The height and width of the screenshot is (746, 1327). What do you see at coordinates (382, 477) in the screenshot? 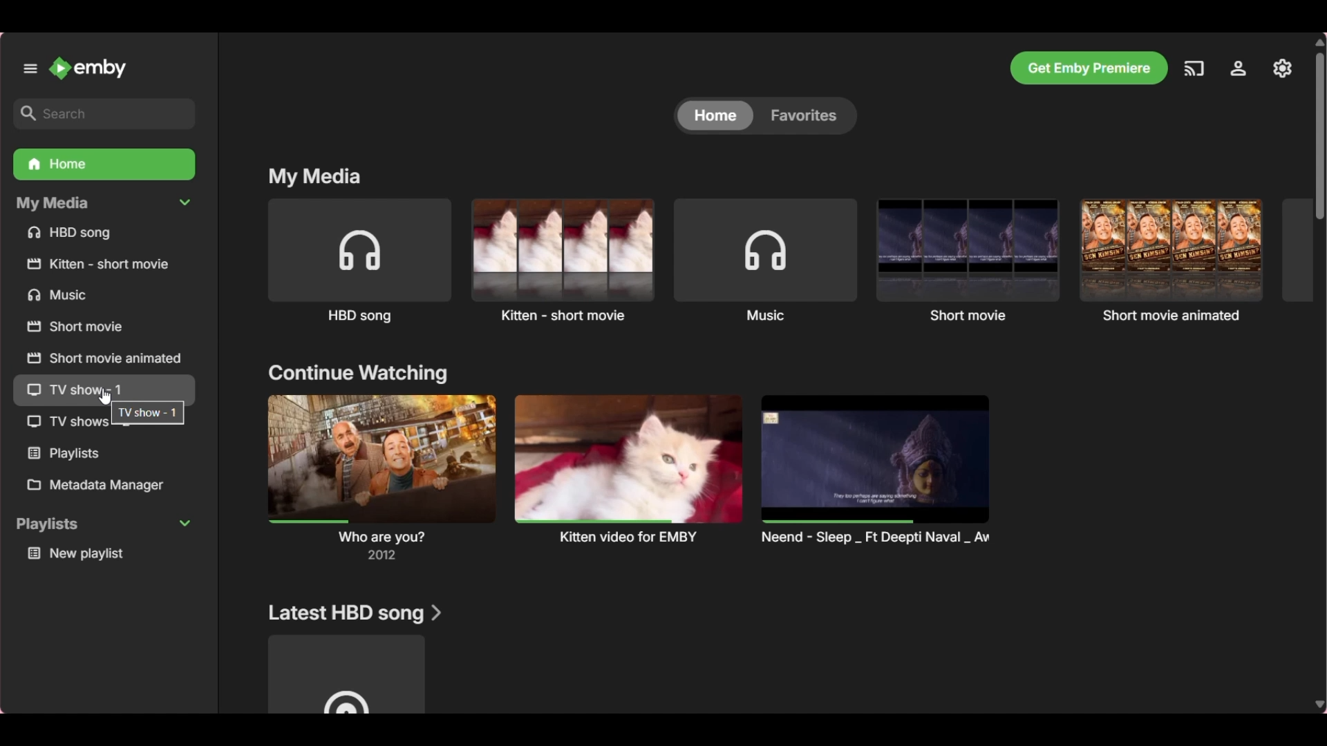
I see `Latest watch` at bounding box center [382, 477].